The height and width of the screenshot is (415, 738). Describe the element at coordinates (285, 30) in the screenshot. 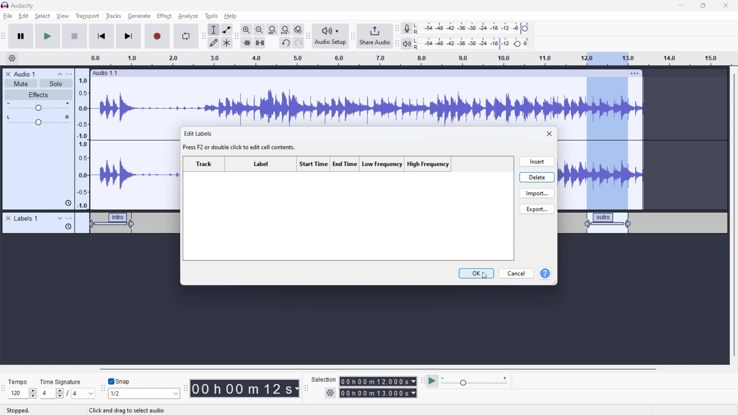

I see `set project to width` at that location.